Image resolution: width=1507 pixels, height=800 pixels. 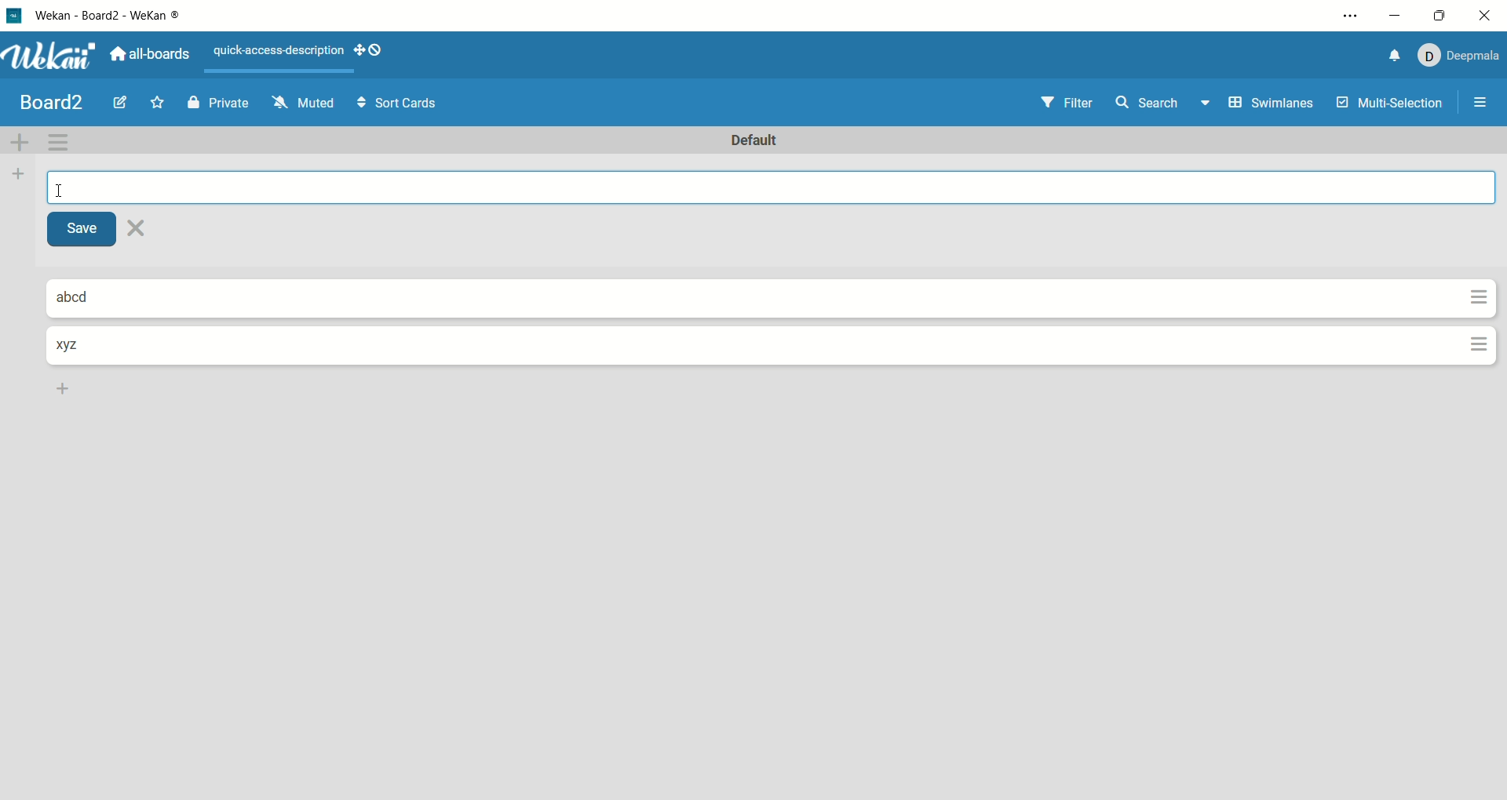 I want to click on sort cards, so click(x=394, y=104).